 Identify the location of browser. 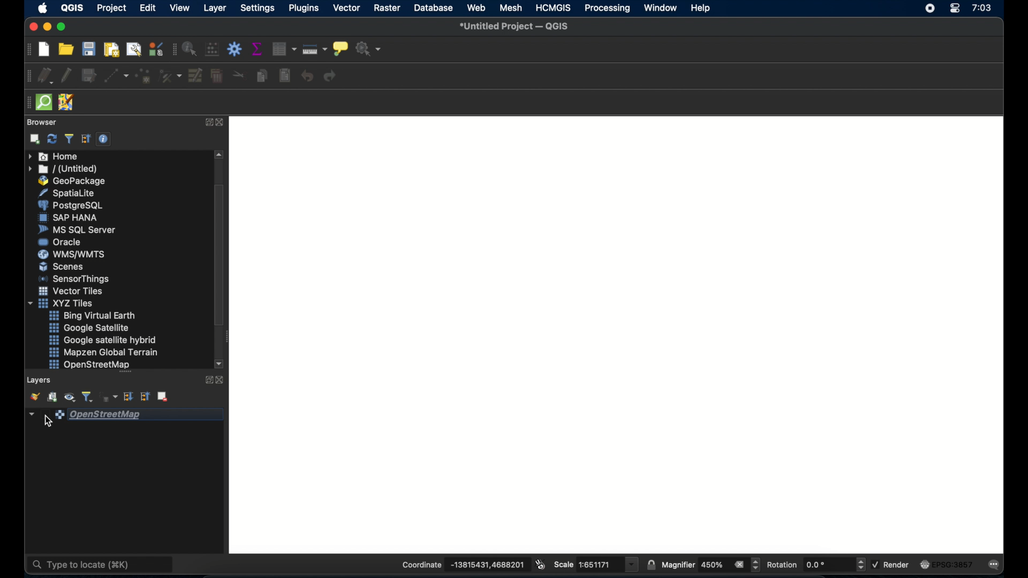
(41, 123).